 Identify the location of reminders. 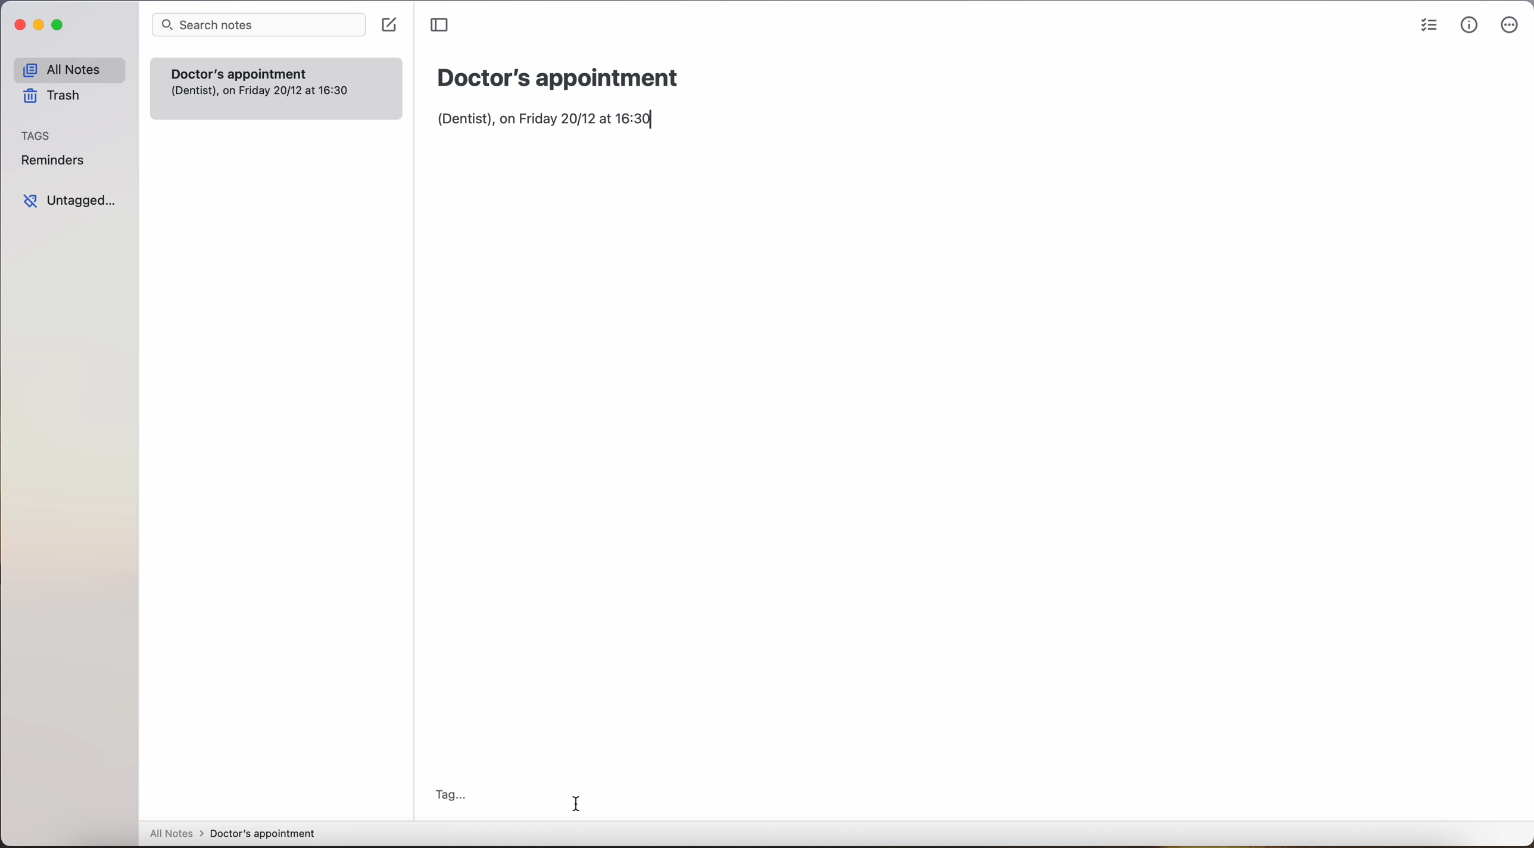
(54, 159).